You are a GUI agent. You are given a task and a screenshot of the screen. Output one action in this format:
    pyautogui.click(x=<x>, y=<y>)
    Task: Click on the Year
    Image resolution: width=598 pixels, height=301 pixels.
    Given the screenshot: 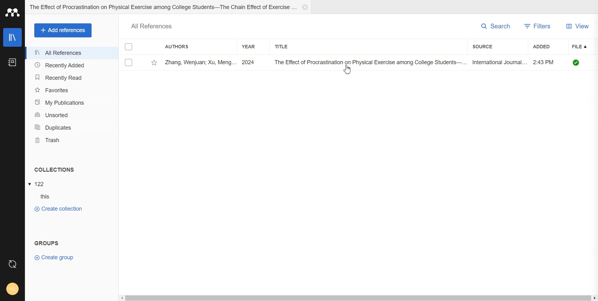 What is the action you would take?
    pyautogui.click(x=253, y=46)
    